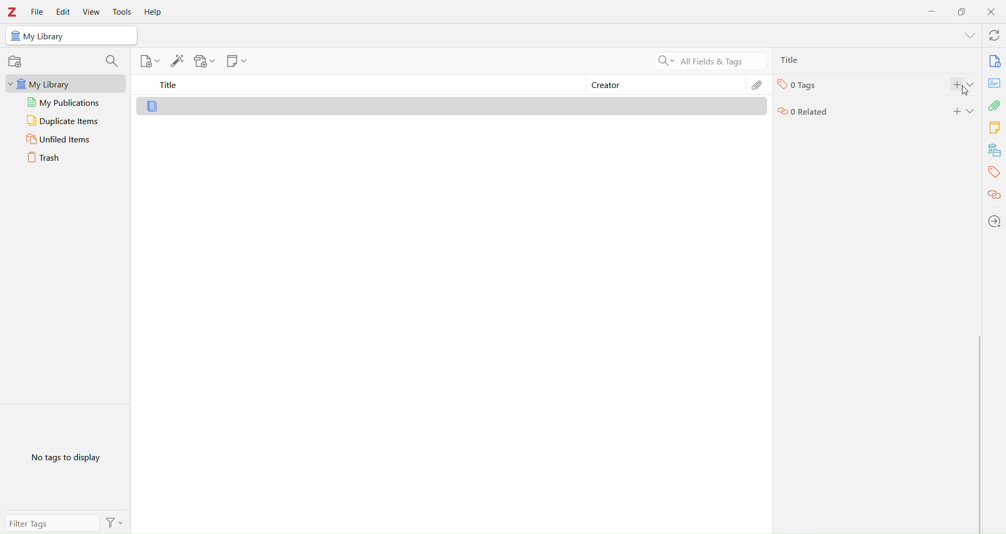 This screenshot has height=534, width=1006. Describe the element at coordinates (994, 137) in the screenshot. I see `Library tools bar` at that location.